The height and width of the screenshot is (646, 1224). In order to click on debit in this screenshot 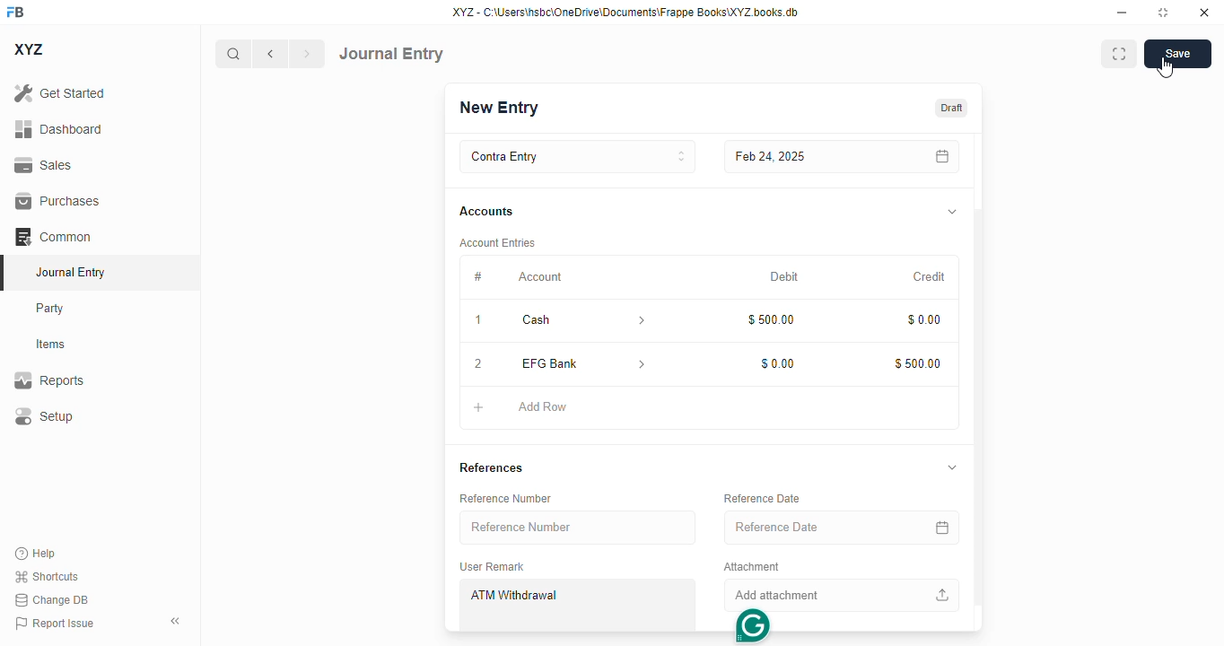, I will do `click(783, 277)`.